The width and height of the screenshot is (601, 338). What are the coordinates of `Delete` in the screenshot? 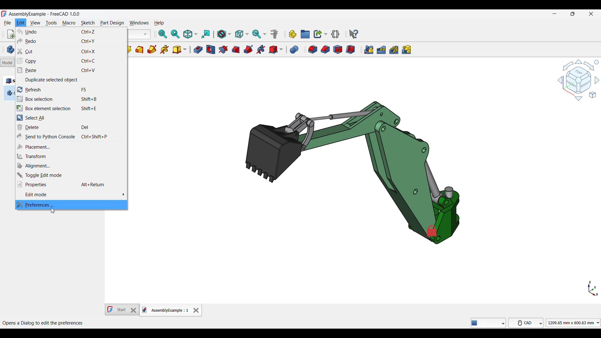 It's located at (71, 127).